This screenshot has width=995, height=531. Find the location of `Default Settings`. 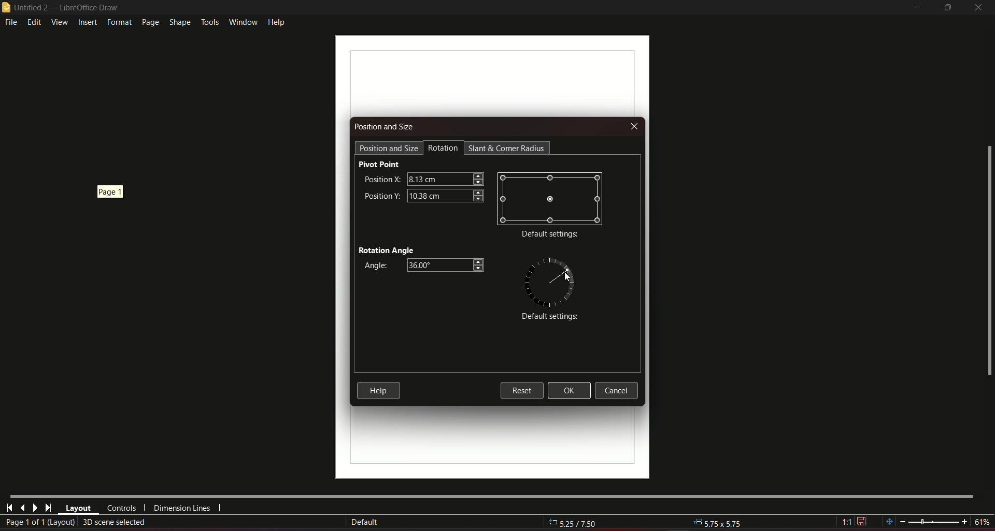

Default Settings is located at coordinates (548, 317).